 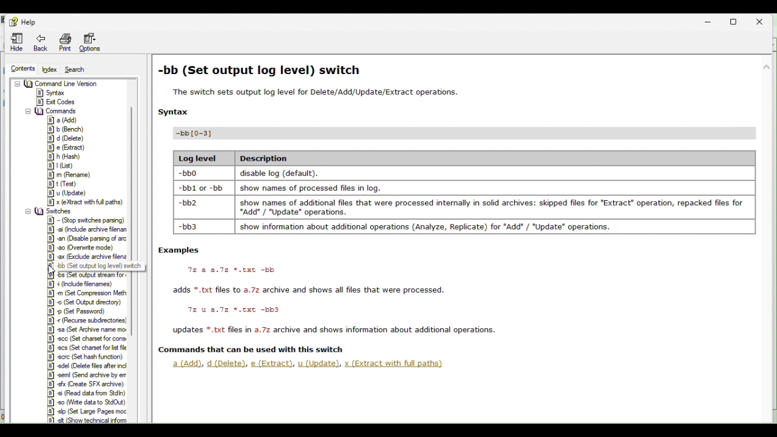 What do you see at coordinates (83, 311) in the screenshot?
I see `5) p (Set Password)` at bounding box center [83, 311].